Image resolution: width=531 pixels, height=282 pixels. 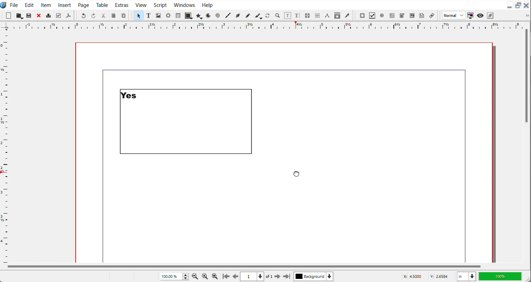 What do you see at coordinates (68, 16) in the screenshot?
I see `Save as PDF` at bounding box center [68, 16].